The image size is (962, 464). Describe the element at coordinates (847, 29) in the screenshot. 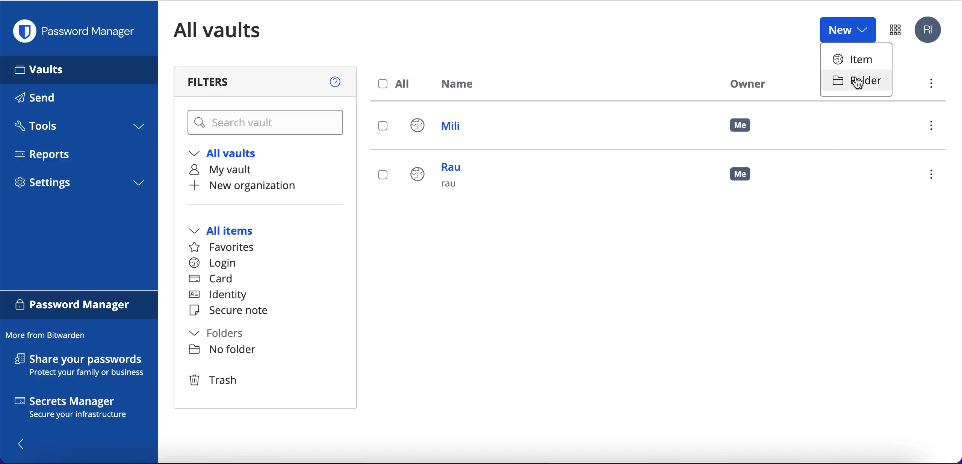

I see `new` at that location.